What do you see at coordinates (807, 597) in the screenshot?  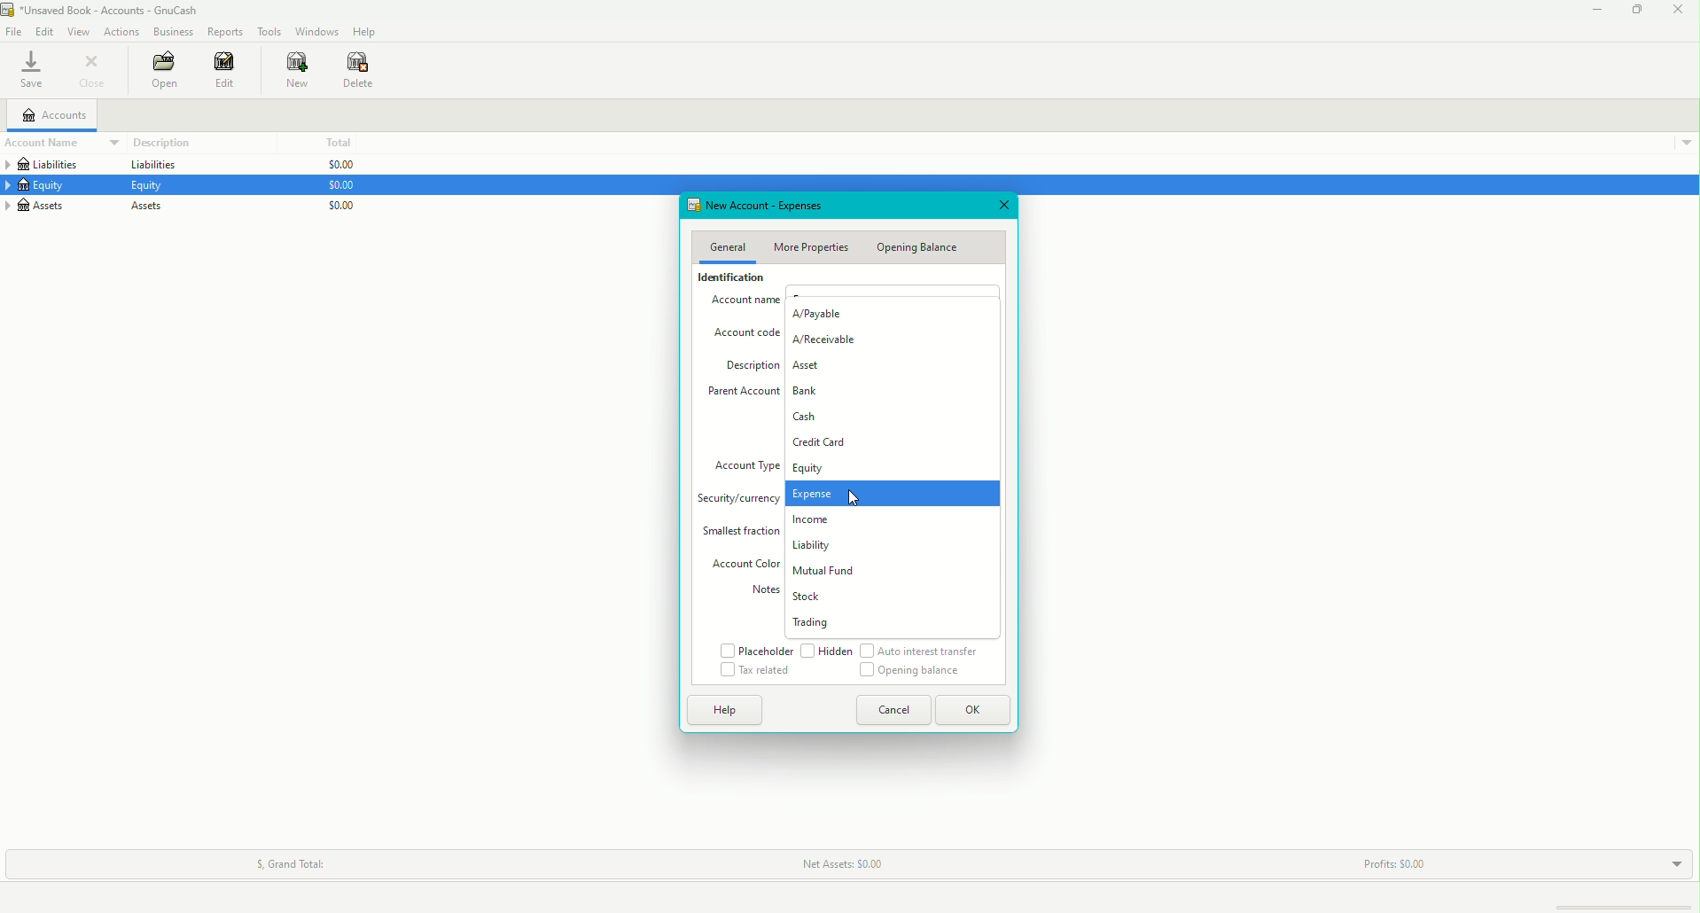 I see `Stock` at bounding box center [807, 597].